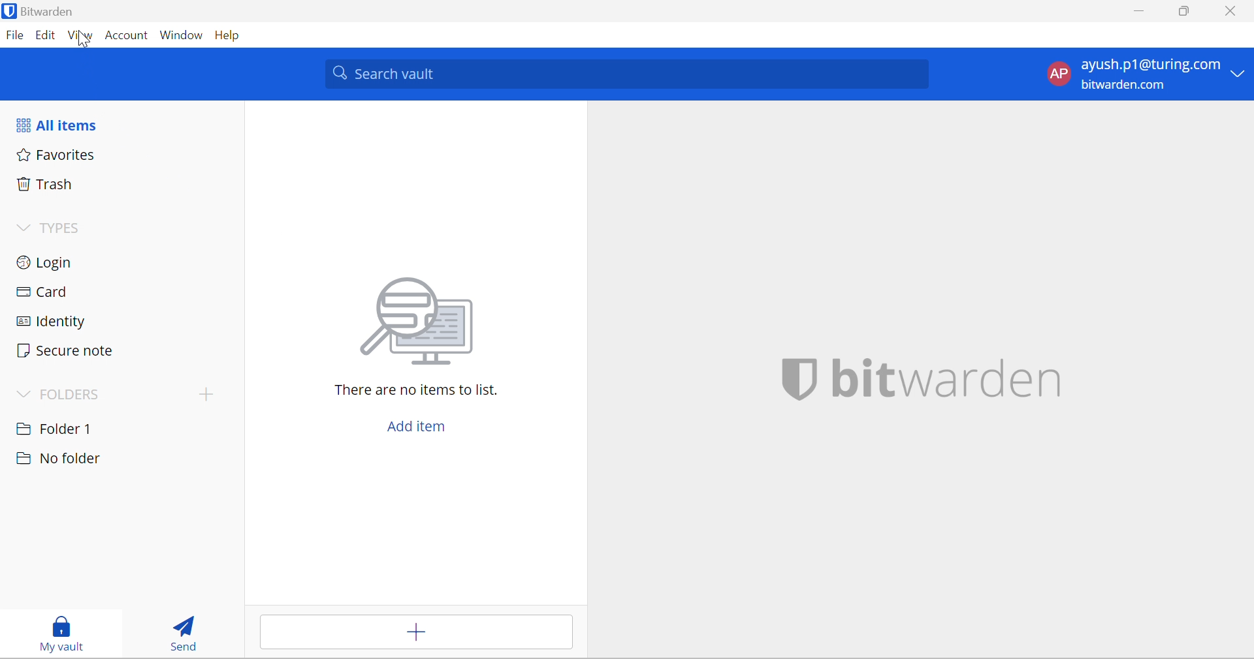 The image size is (1254, 659). I want to click on Login, so click(50, 263).